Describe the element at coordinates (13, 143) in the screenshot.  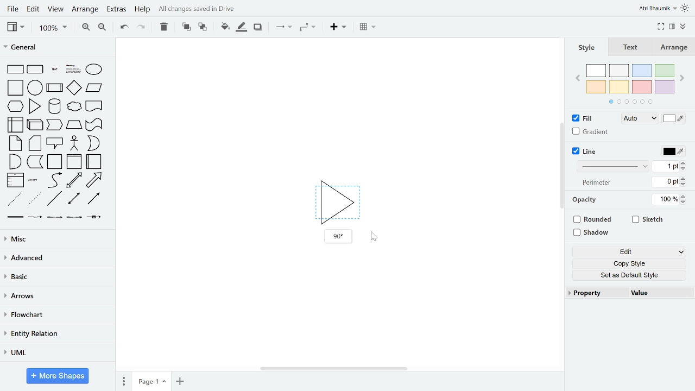
I see `note` at that location.